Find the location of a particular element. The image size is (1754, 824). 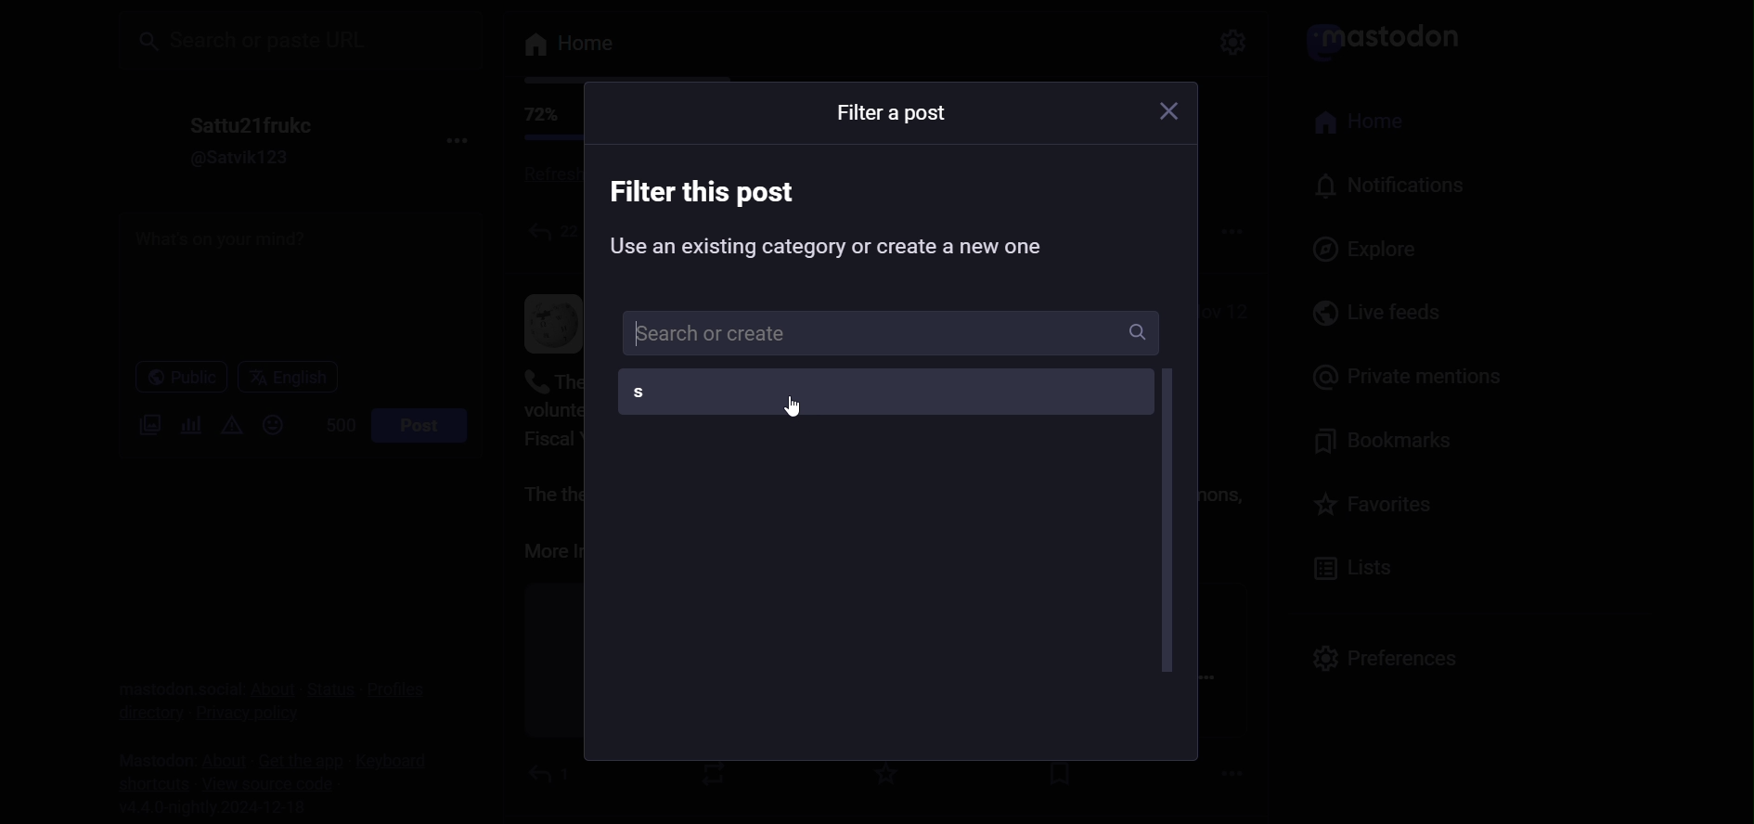

filter name is located at coordinates (875, 393).